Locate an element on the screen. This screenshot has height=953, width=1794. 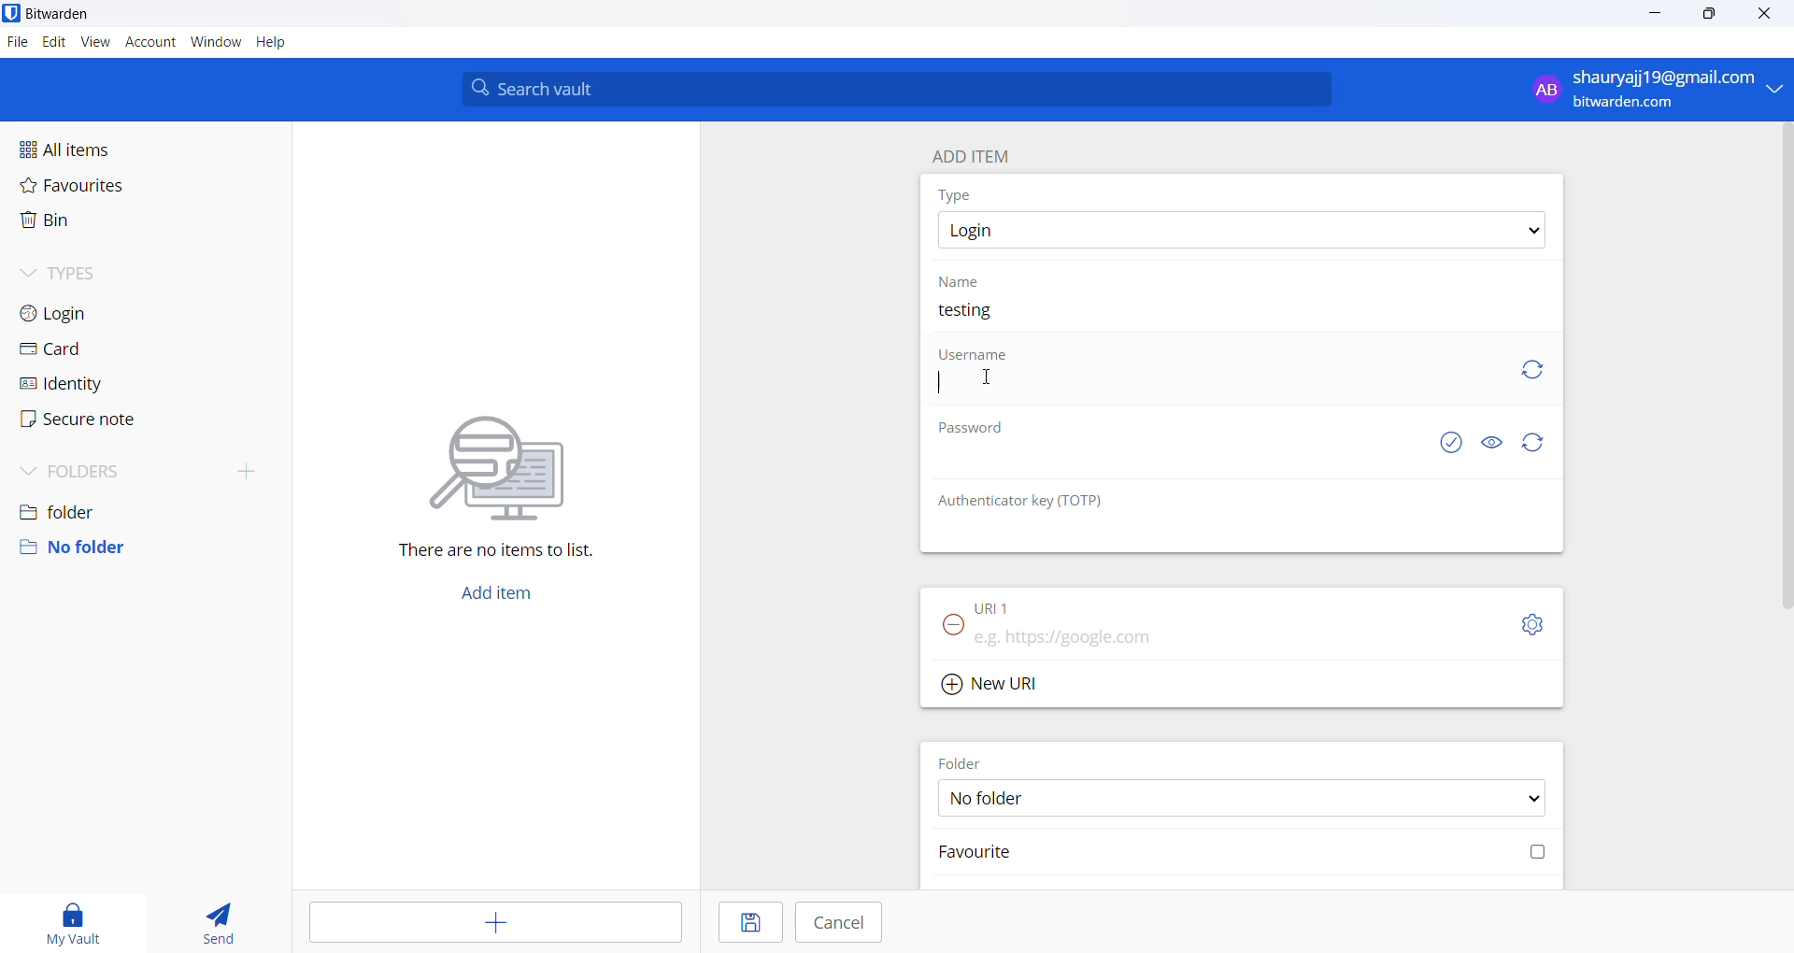
OTP heading: Authenticator key (TOTP) is located at coordinates (1027, 501).